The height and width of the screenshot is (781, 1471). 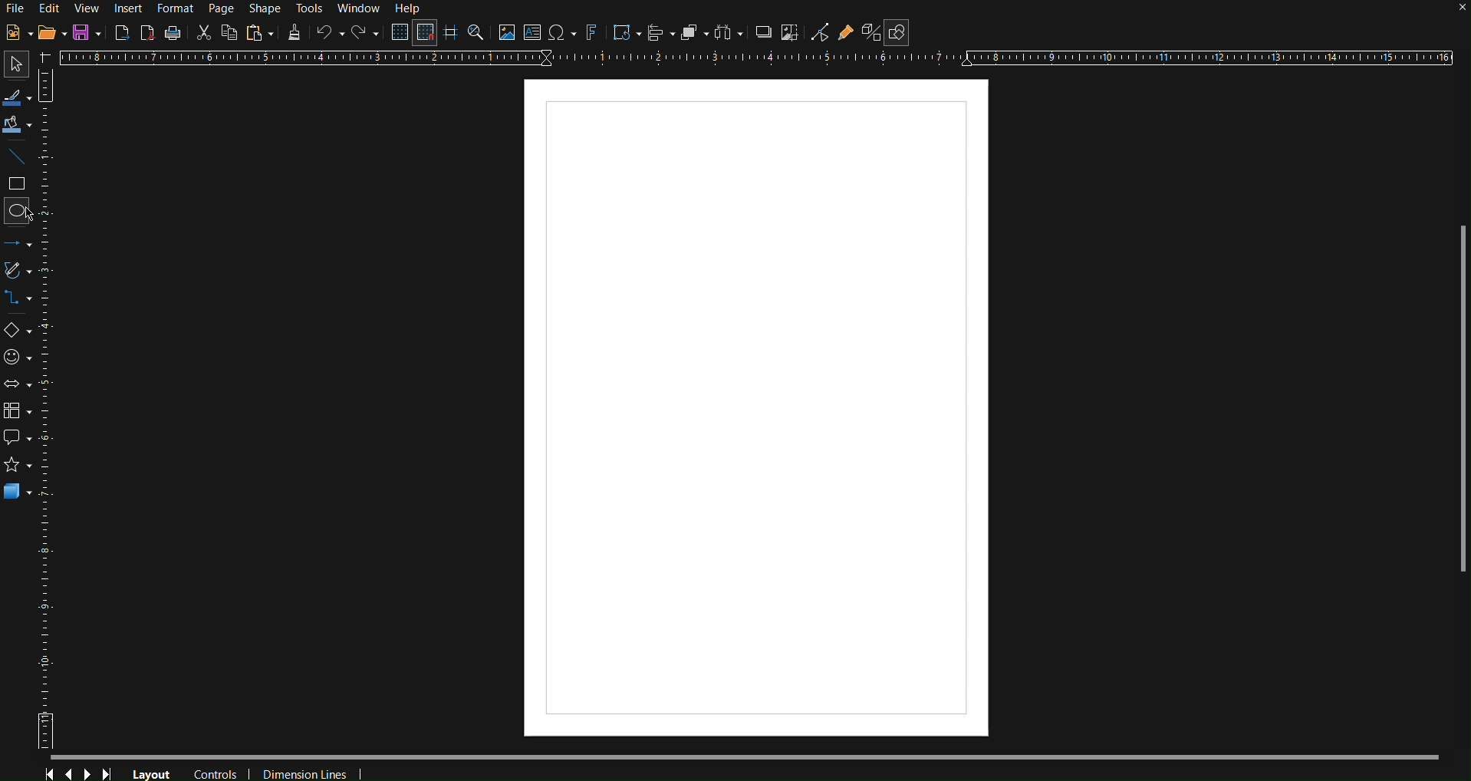 I want to click on Lines and Arrows, so click(x=22, y=242).